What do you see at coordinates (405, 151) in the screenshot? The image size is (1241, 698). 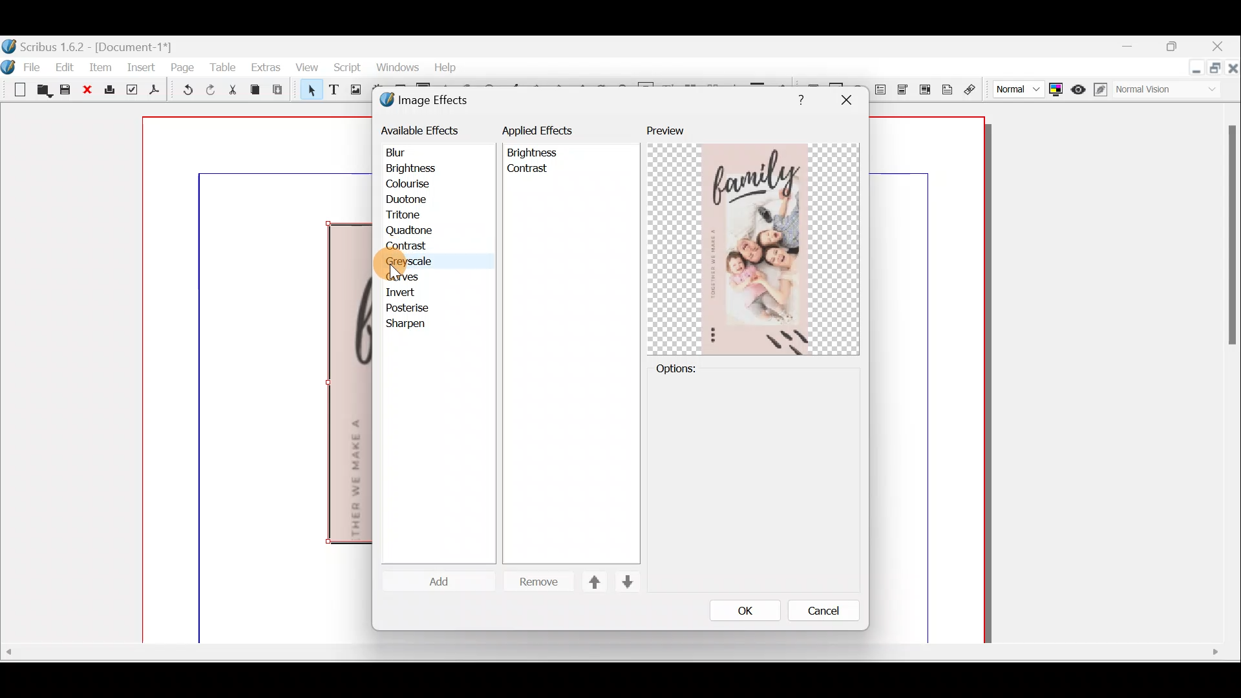 I see `blur` at bounding box center [405, 151].